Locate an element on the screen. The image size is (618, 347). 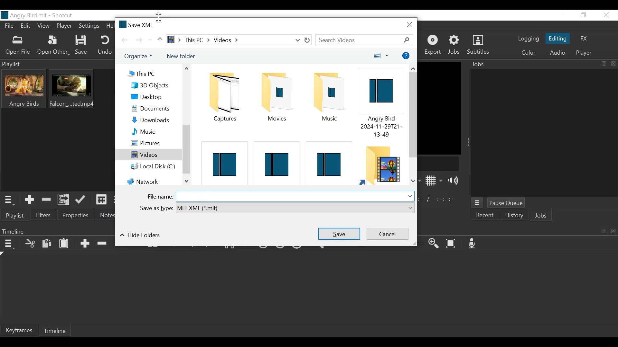
Music is located at coordinates (155, 131).